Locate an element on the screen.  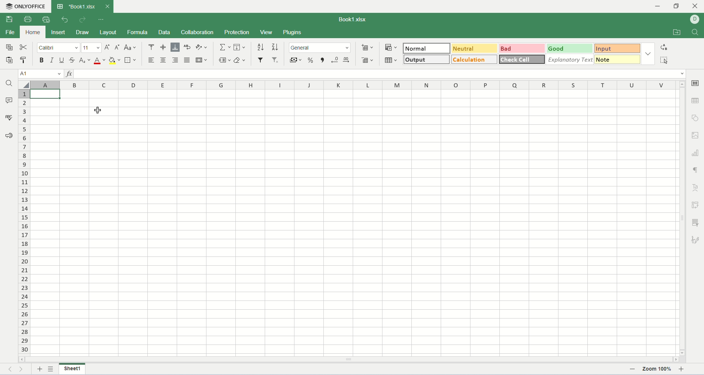
print is located at coordinates (27, 19).